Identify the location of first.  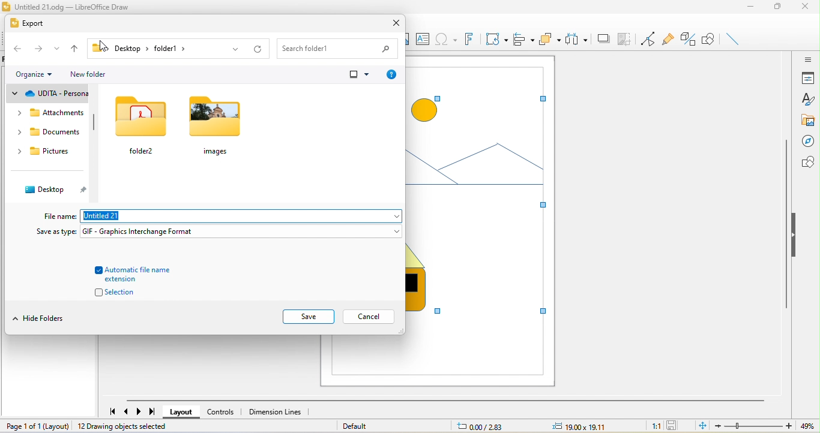
(109, 409).